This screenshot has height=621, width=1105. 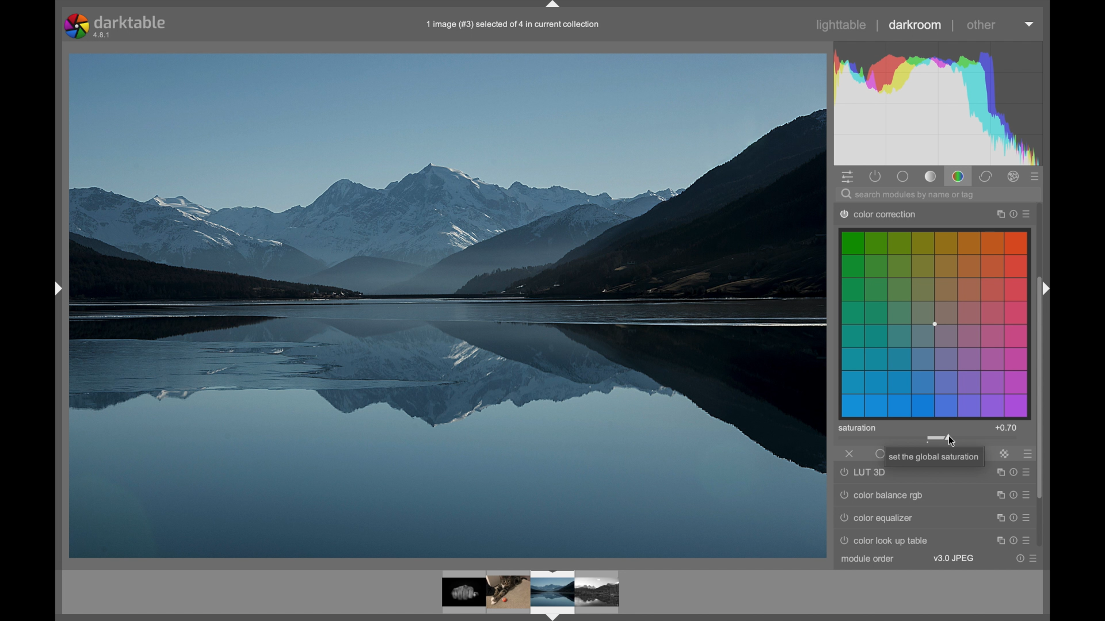 I want to click on more options, so click(x=1029, y=558).